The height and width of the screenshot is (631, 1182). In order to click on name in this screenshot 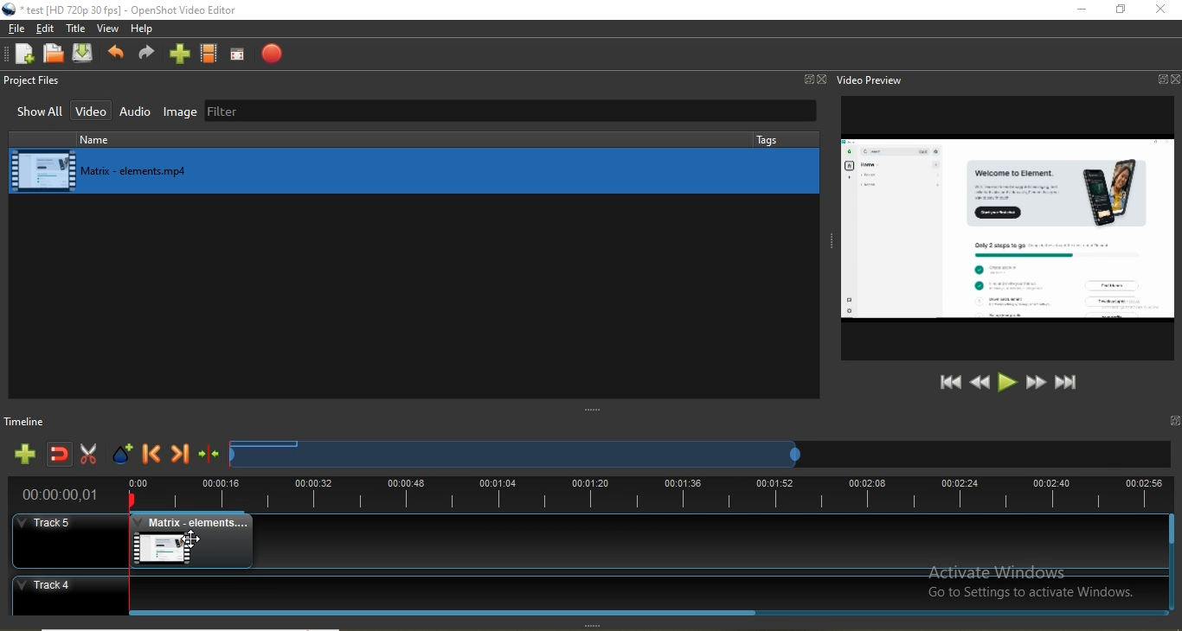, I will do `click(138, 139)`.